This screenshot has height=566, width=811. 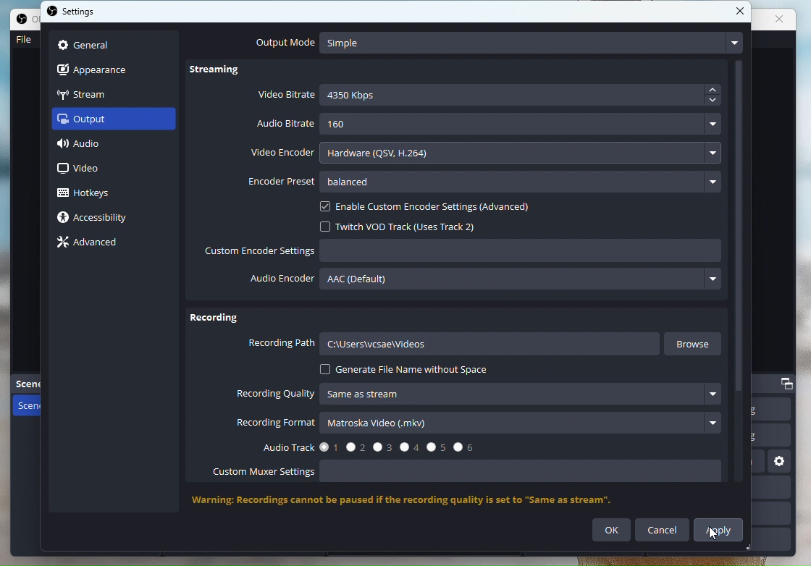 I want to click on settings, so click(x=75, y=13).